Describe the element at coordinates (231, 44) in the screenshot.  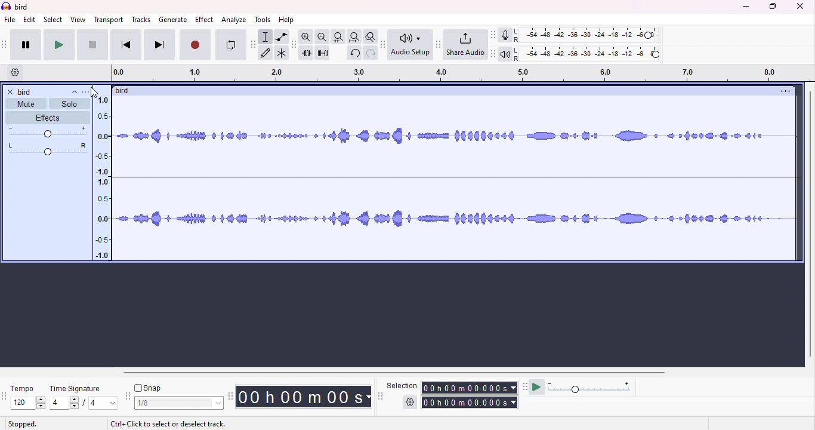
I see `loop` at that location.